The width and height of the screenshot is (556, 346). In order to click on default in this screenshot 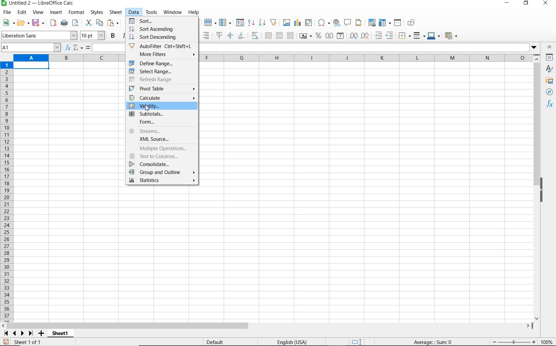, I will do `click(216, 342)`.